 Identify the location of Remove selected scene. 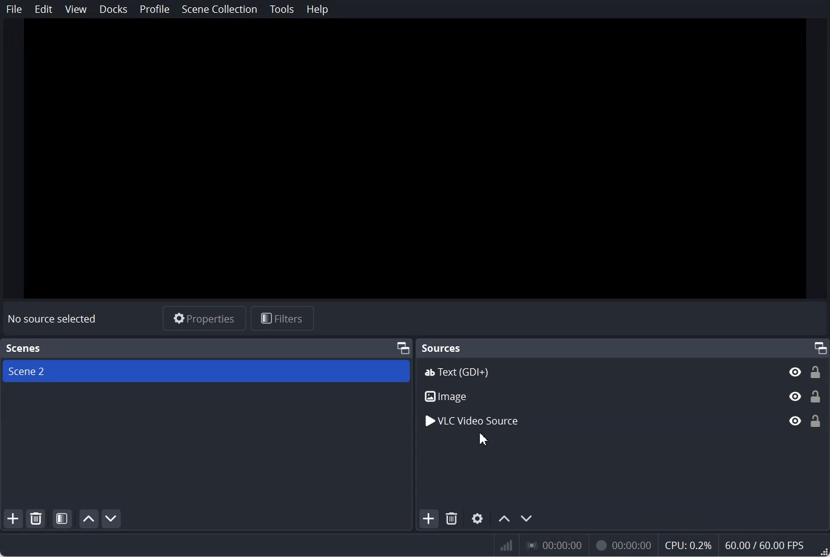
(37, 519).